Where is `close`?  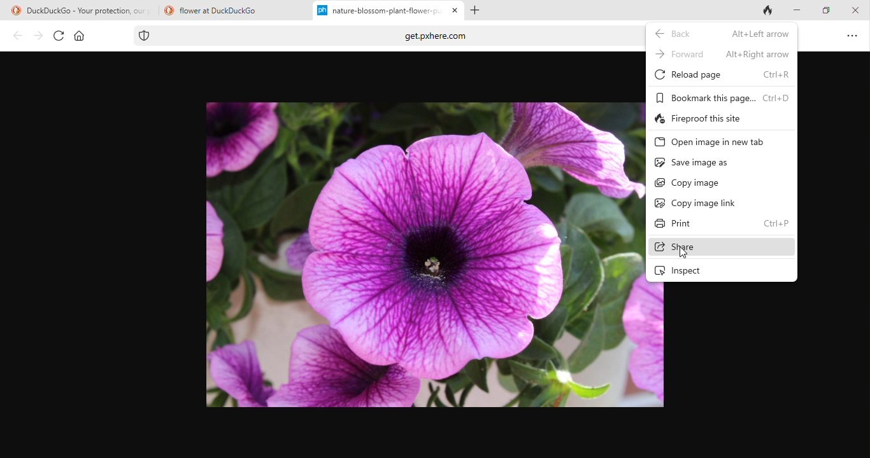
close is located at coordinates (852, 10).